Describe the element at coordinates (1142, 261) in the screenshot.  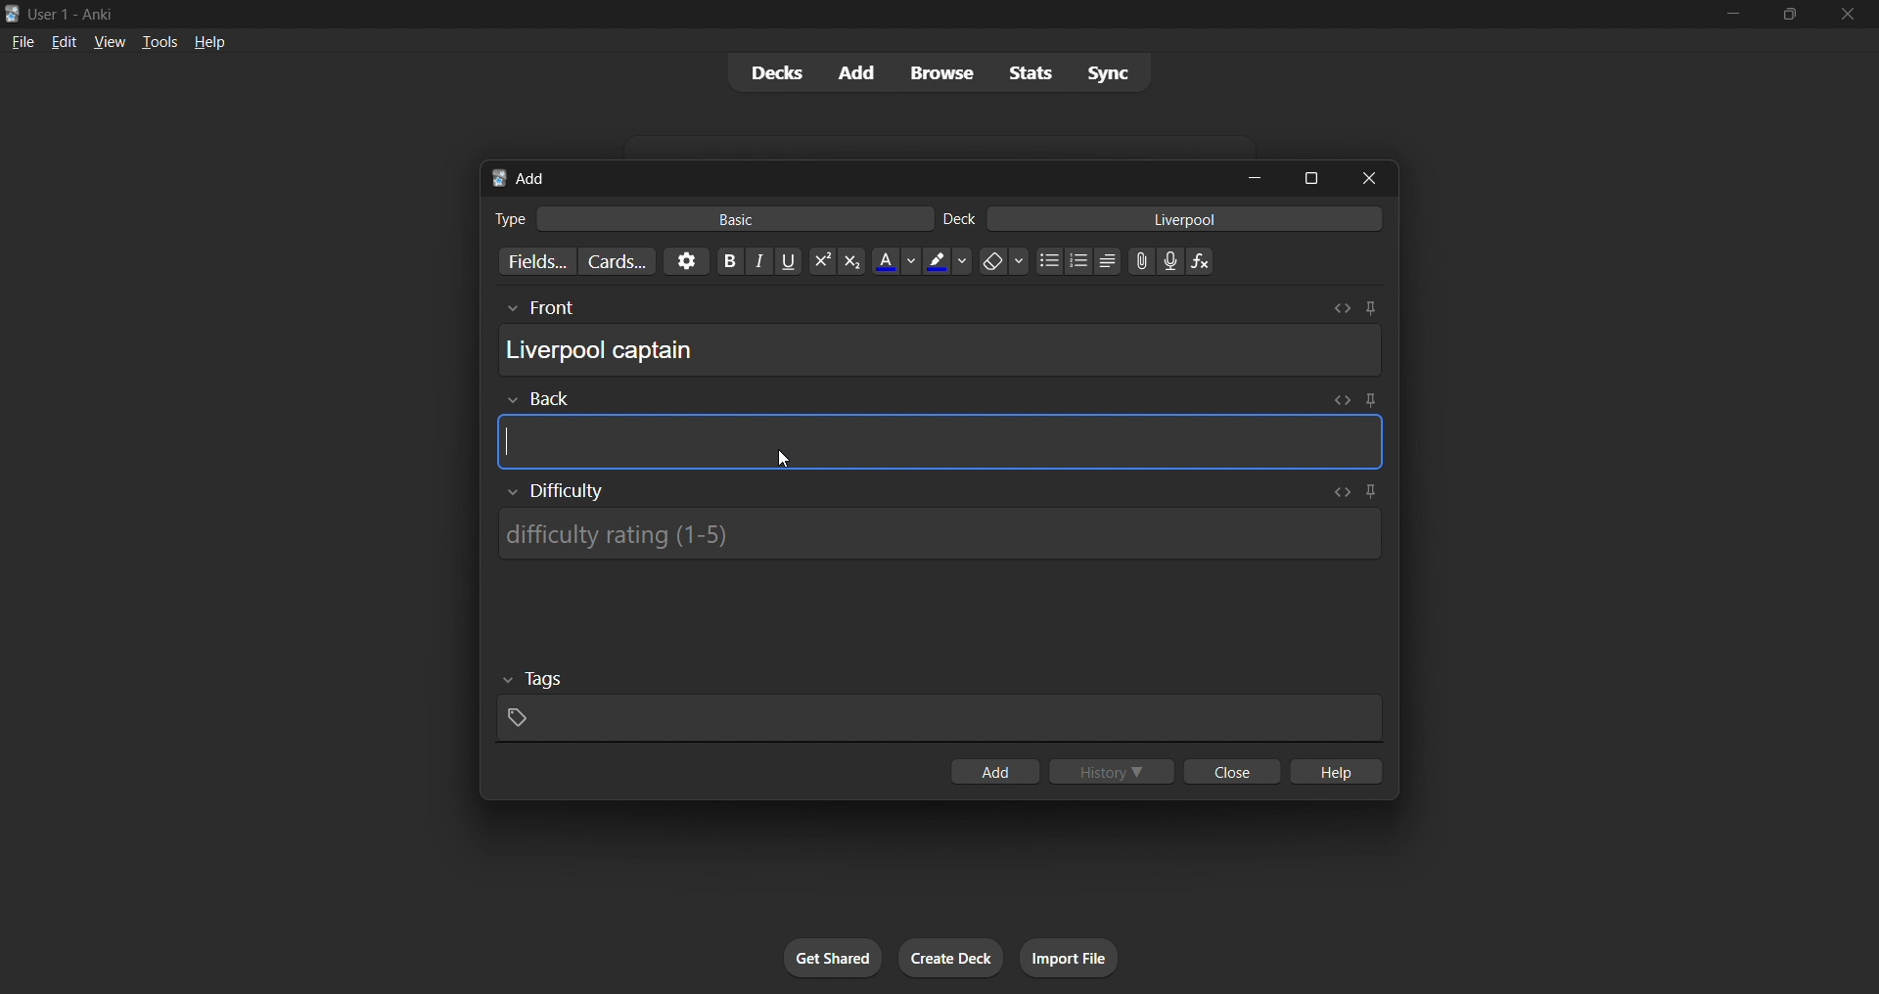
I see `Upload file` at that location.